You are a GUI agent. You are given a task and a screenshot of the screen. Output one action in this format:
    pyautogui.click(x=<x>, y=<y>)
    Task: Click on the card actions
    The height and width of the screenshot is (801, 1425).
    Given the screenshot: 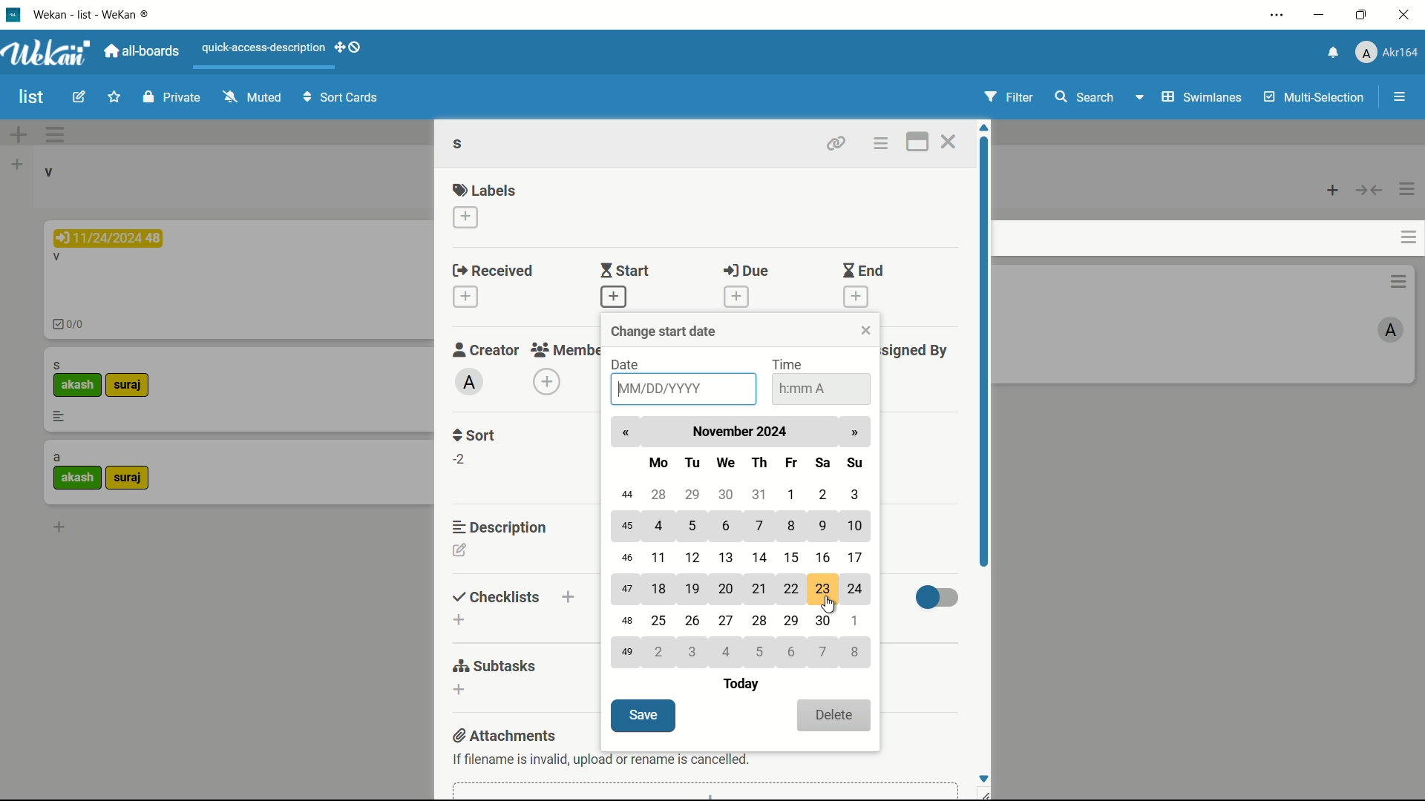 What is the action you would take?
    pyautogui.click(x=881, y=145)
    